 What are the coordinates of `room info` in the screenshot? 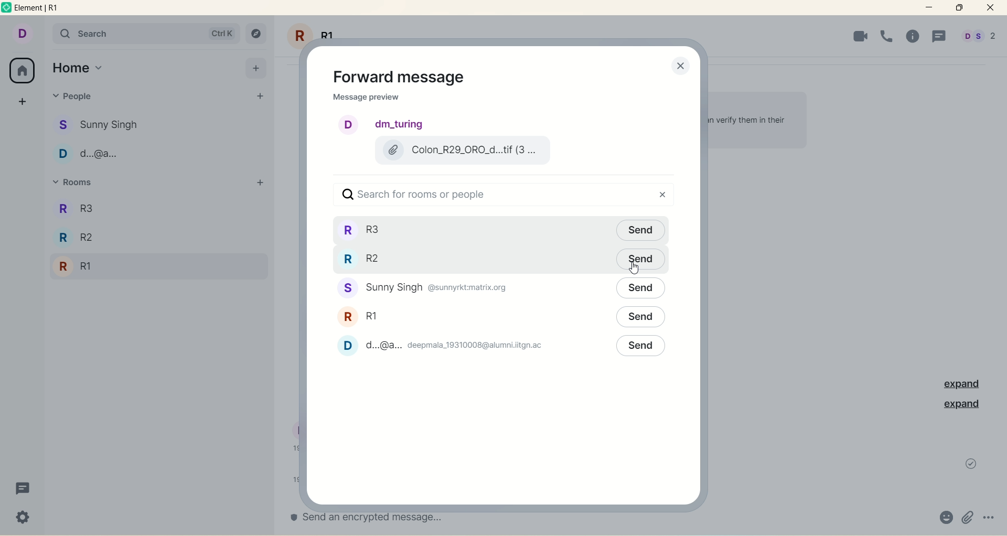 It's located at (917, 37).